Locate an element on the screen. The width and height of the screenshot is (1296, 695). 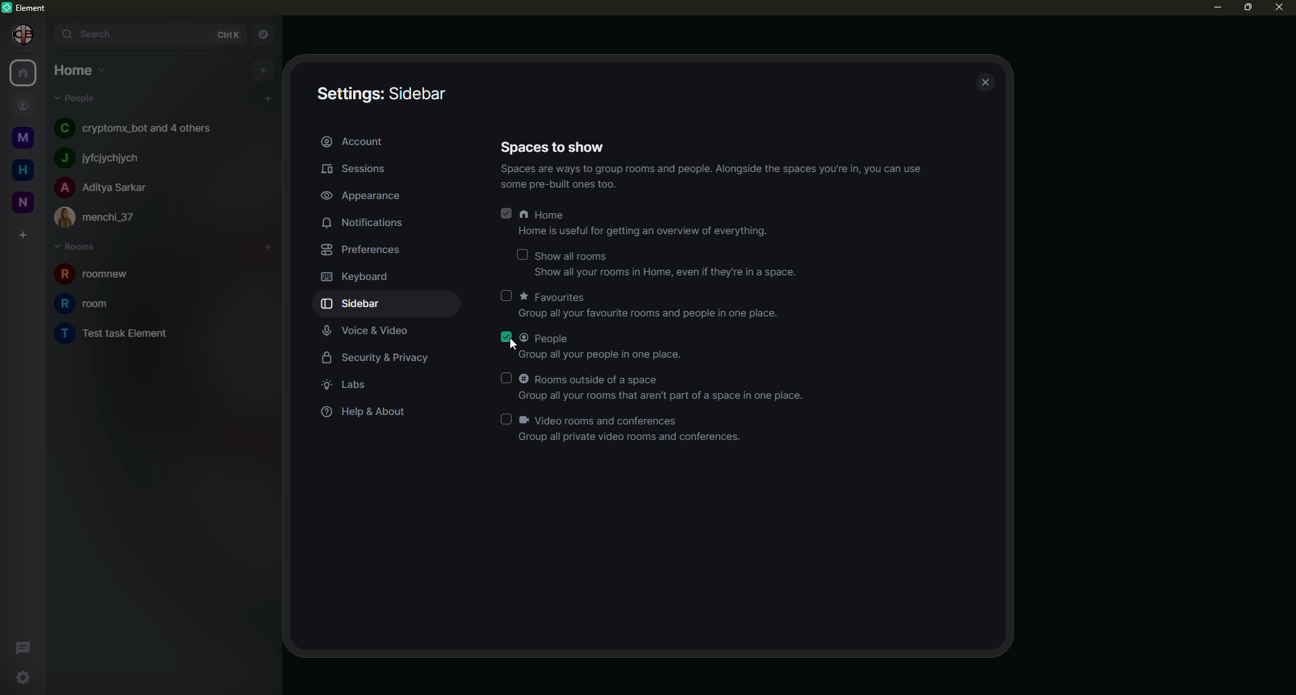
help & about is located at coordinates (367, 412).